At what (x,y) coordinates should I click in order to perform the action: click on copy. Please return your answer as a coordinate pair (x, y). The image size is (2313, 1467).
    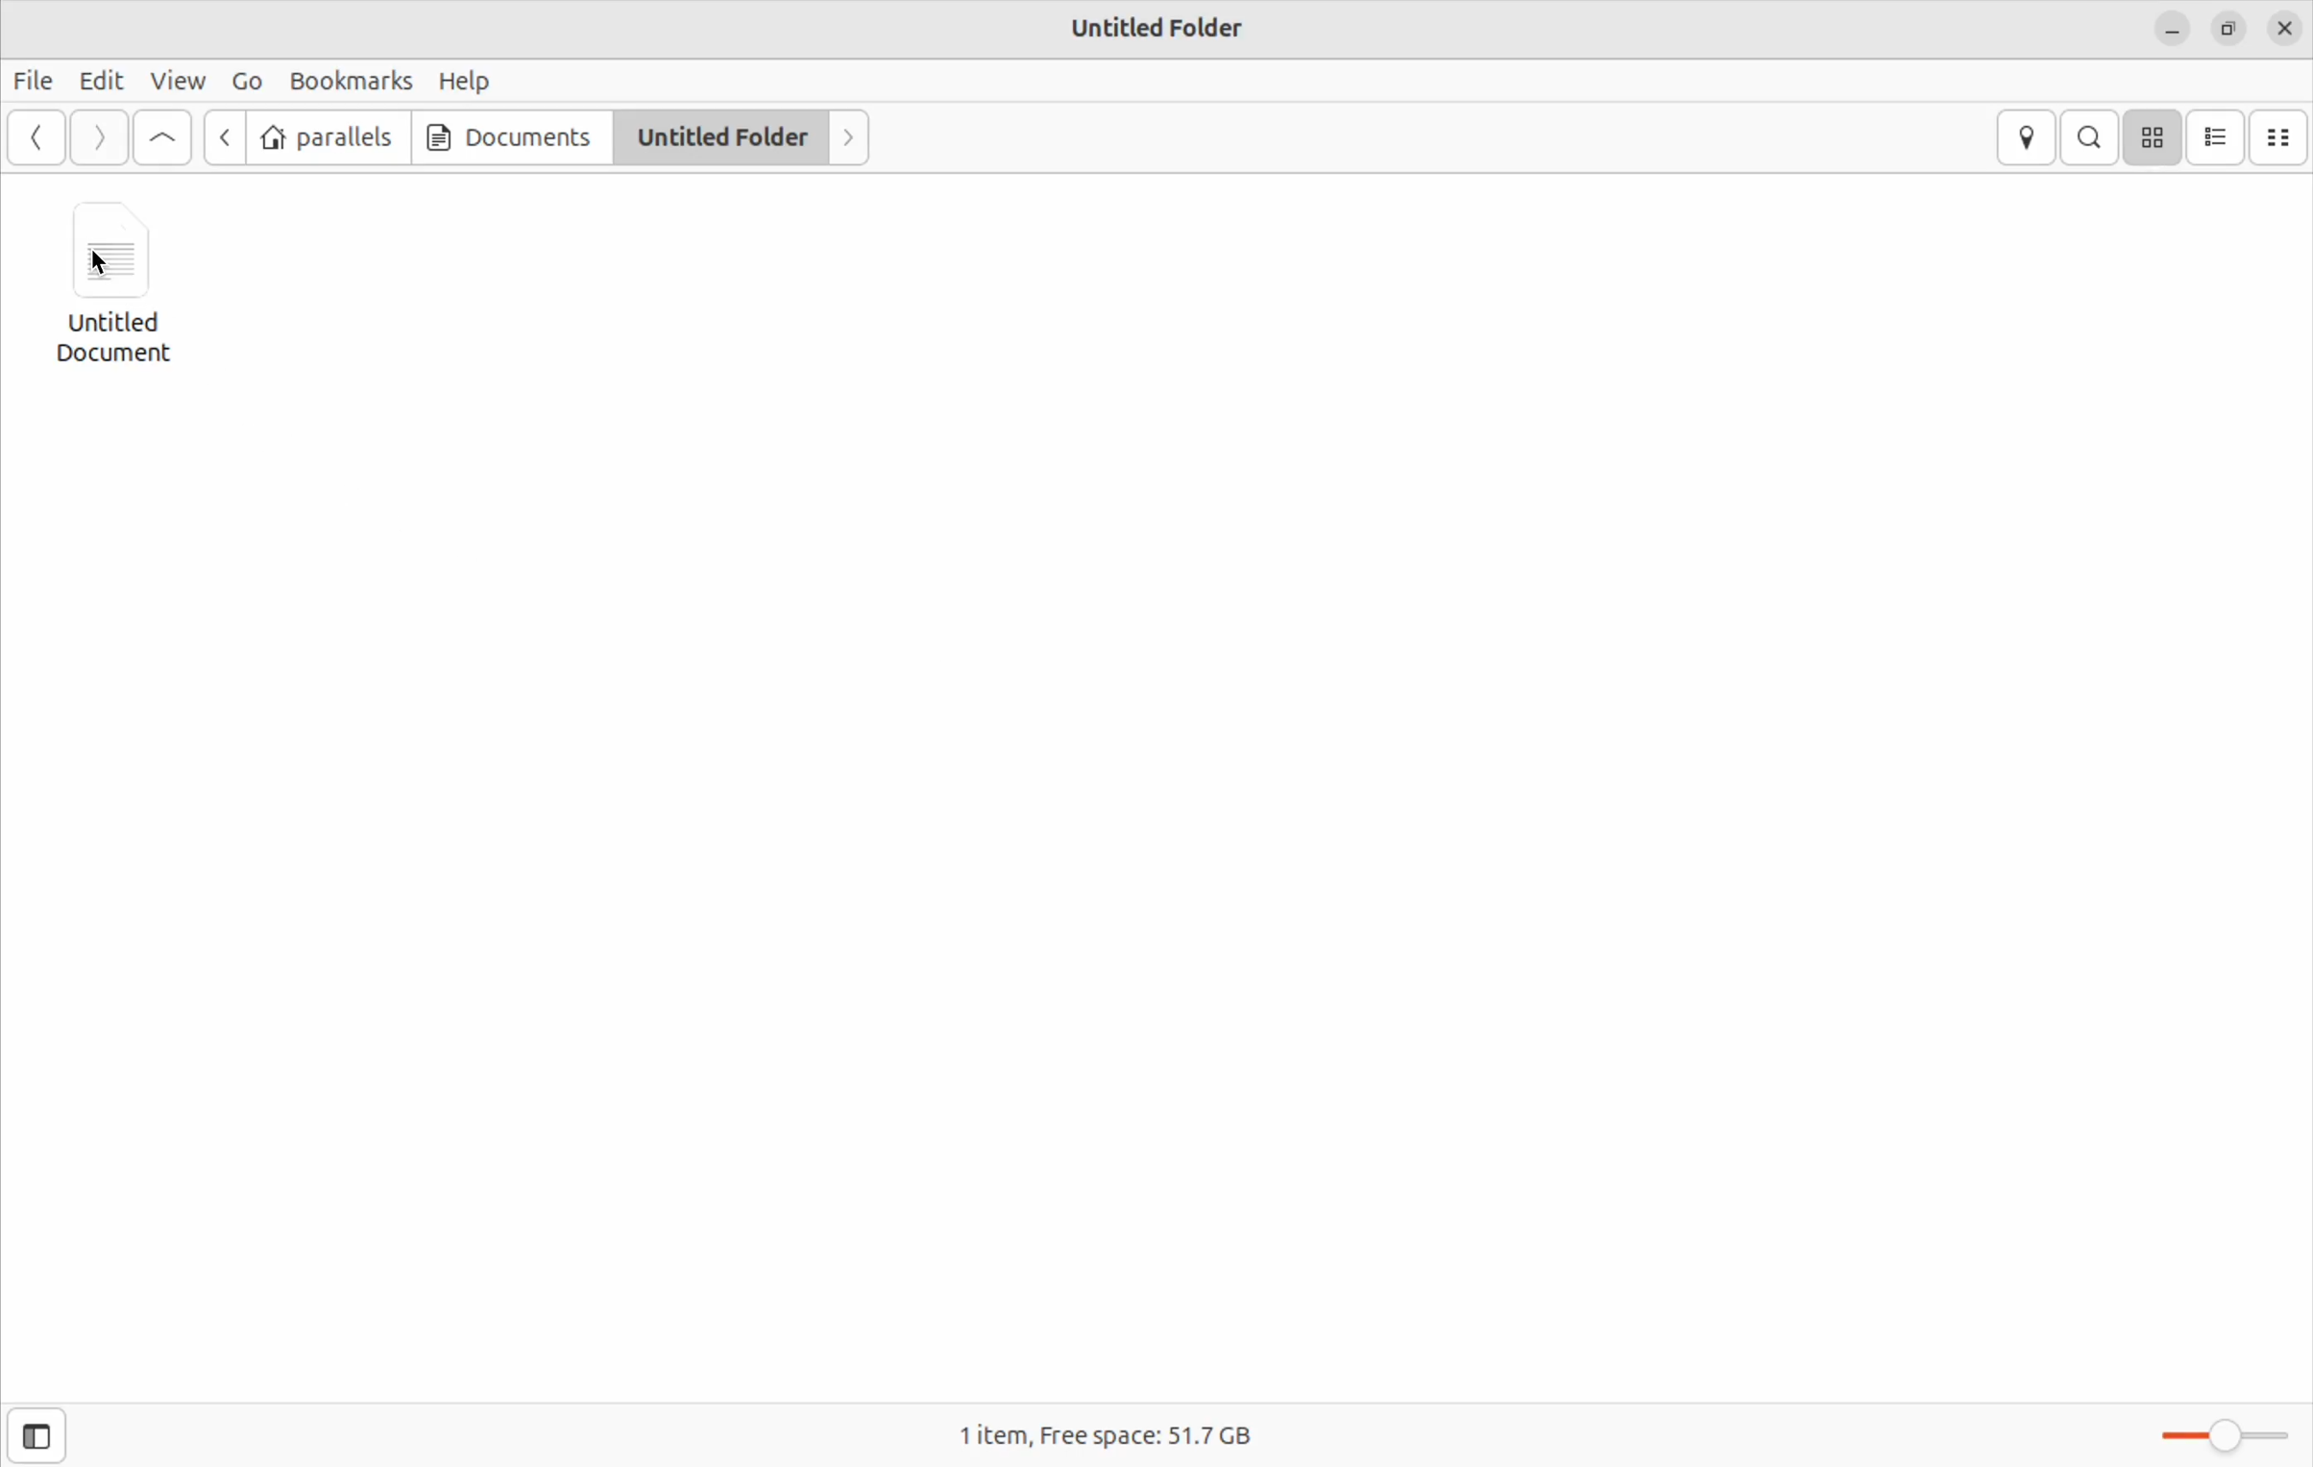
    Looking at the image, I should click on (2228, 32).